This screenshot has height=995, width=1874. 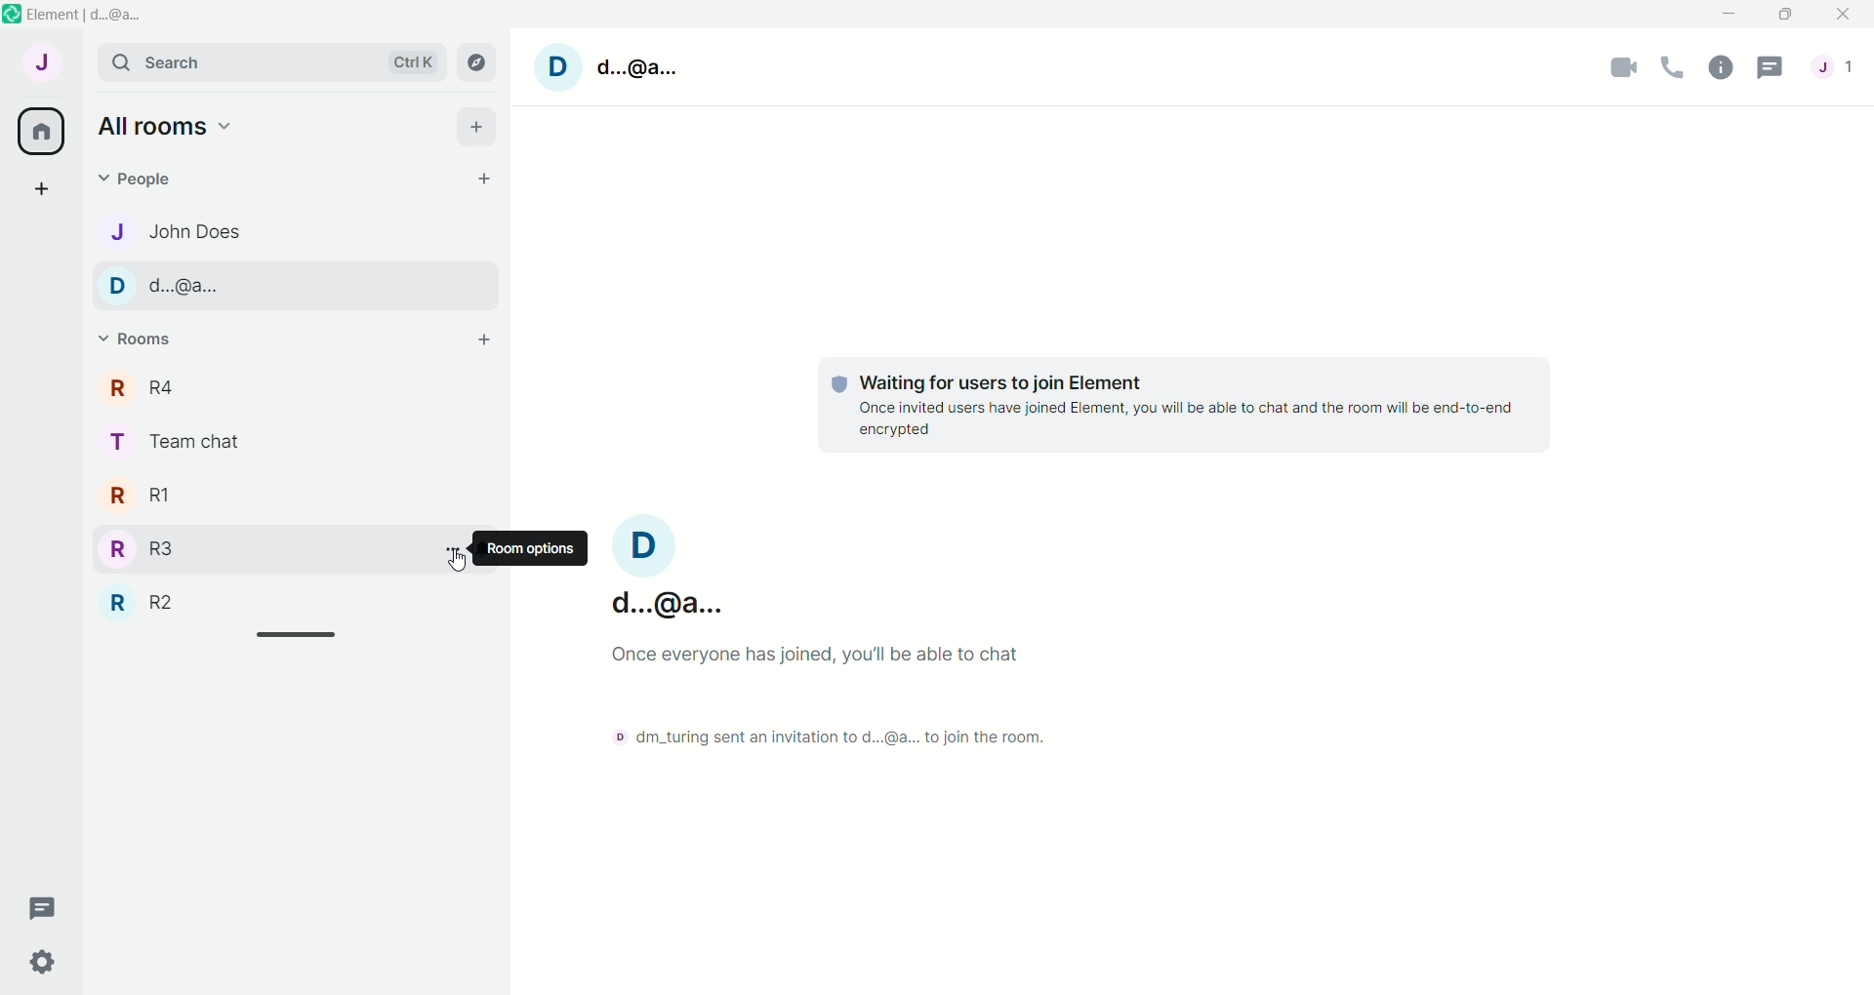 What do you see at coordinates (1181, 404) in the screenshot?
I see `Waiting for users to join element` at bounding box center [1181, 404].